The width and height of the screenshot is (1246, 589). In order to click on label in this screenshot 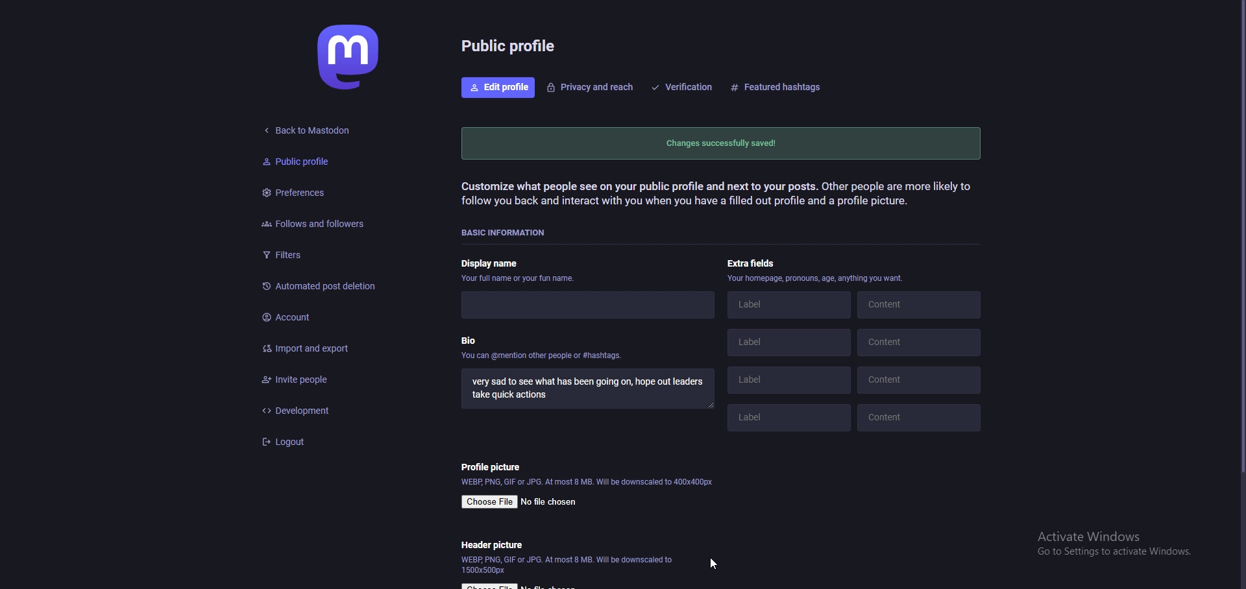, I will do `click(789, 252)`.